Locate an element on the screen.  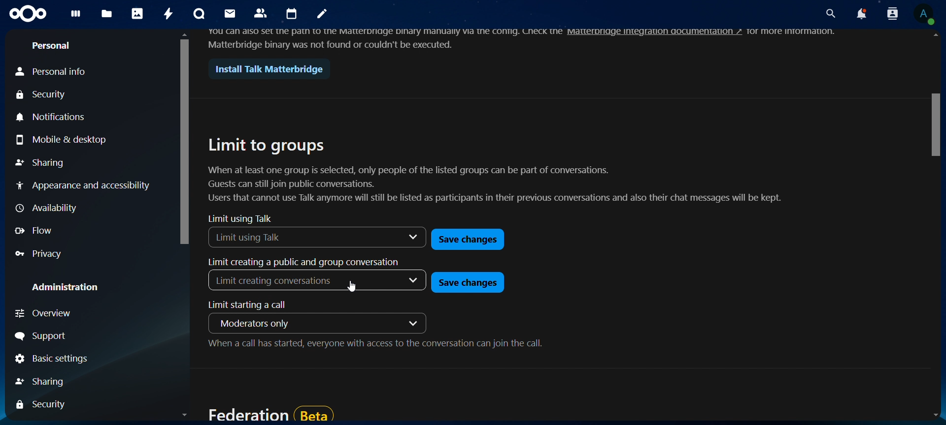
Sharing is located at coordinates (41, 164).